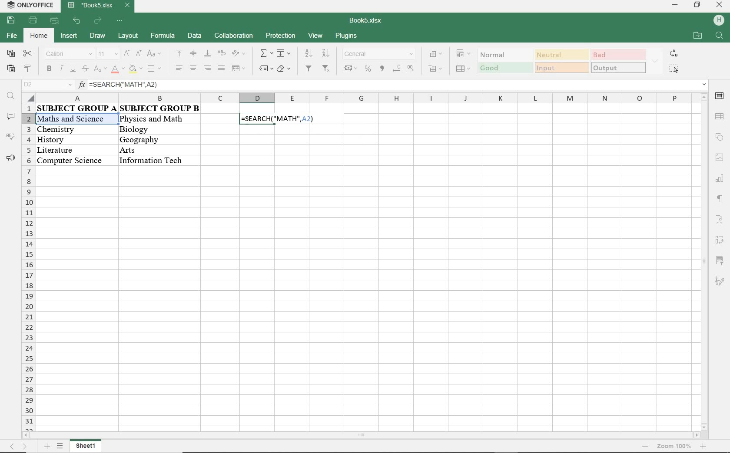  Describe the element at coordinates (465, 70) in the screenshot. I see `format as table template` at that location.